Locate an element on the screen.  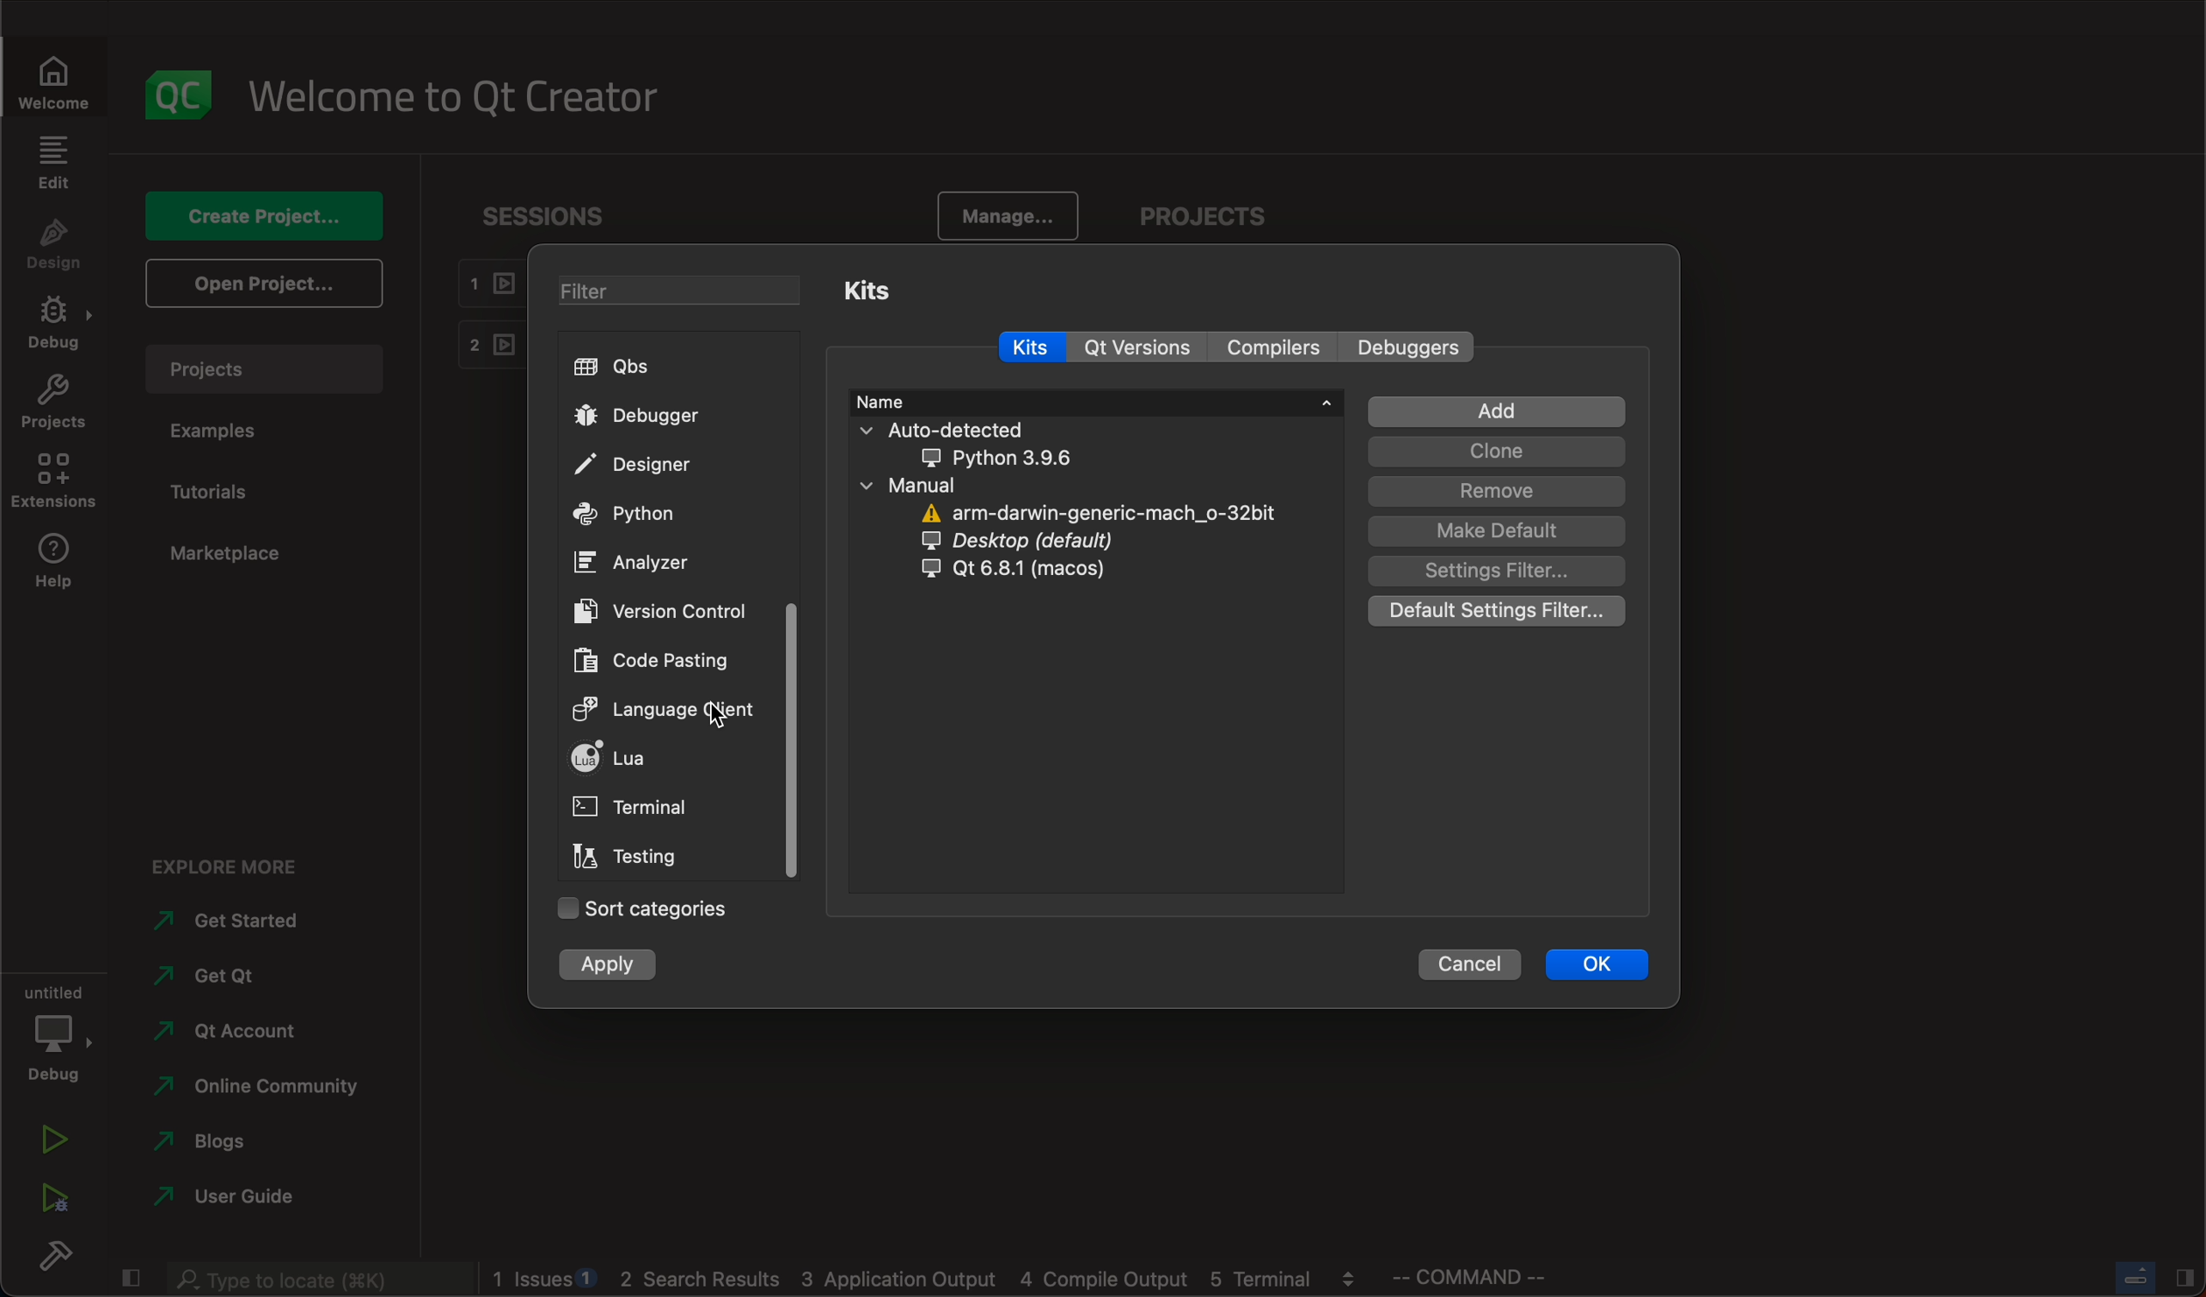
version is located at coordinates (660, 611).